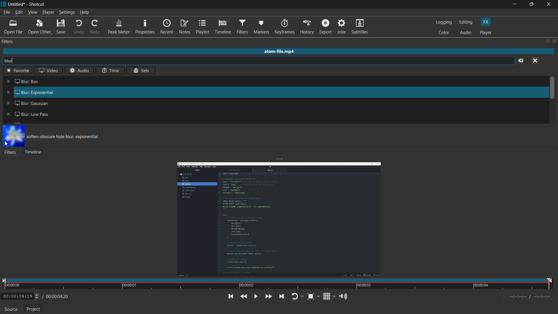 Image resolution: width=558 pixels, height=314 pixels. What do you see at coordinates (255, 296) in the screenshot?
I see `toggle play` at bounding box center [255, 296].